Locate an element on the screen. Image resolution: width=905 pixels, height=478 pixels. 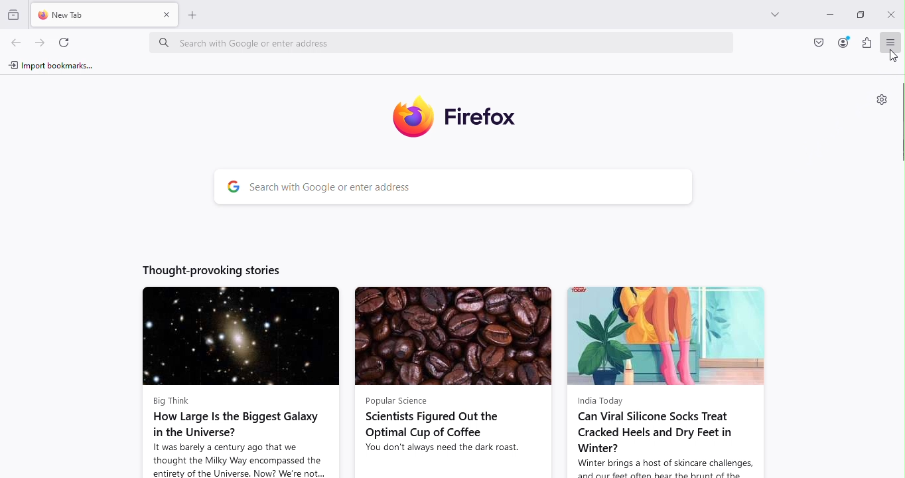
Close is located at coordinates (890, 14).